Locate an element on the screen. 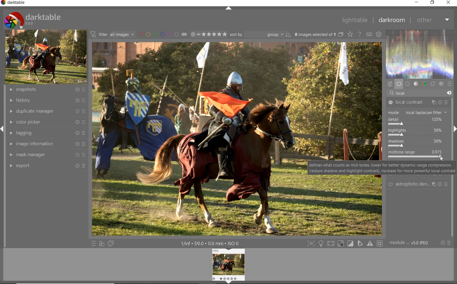 The image size is (457, 284). correct is located at coordinates (433, 84).